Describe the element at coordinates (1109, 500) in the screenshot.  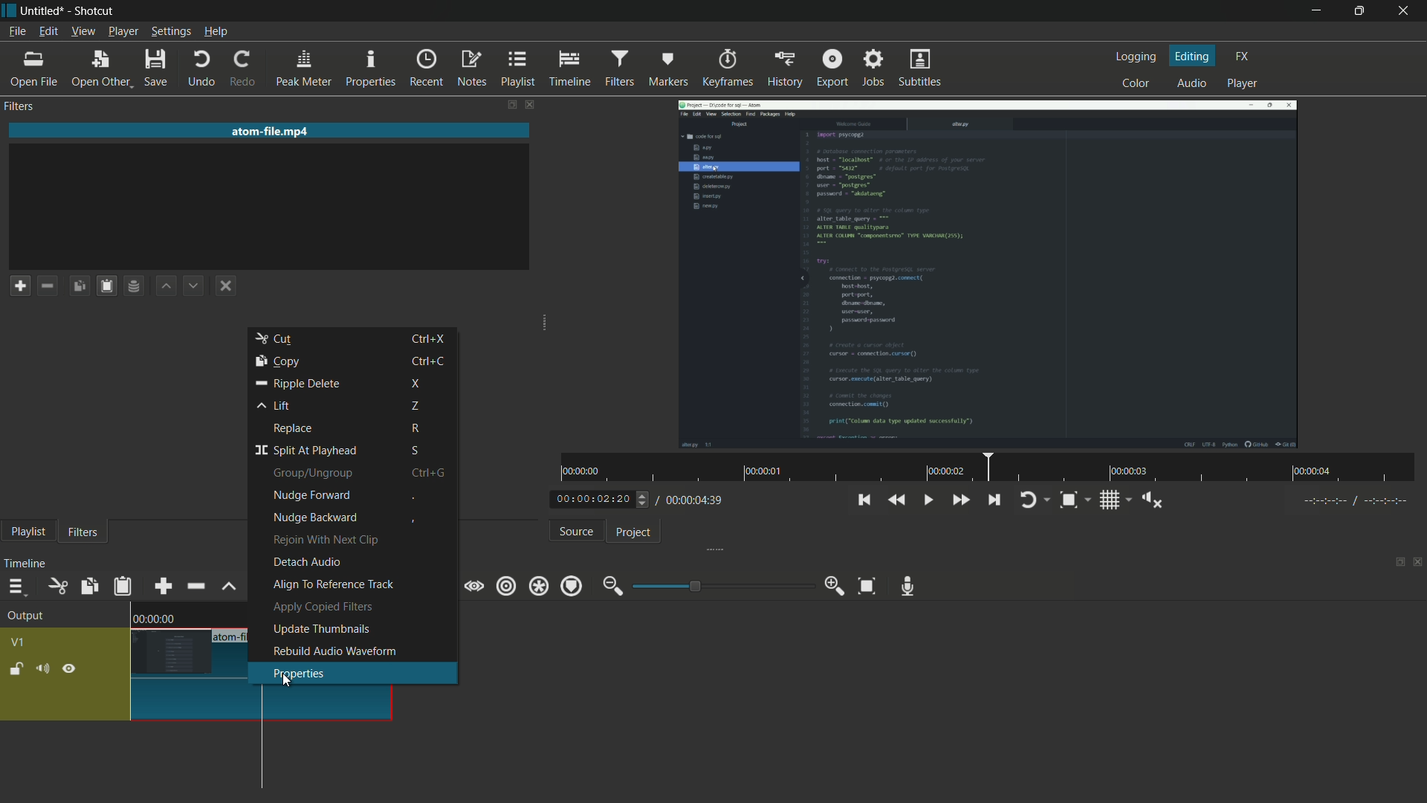
I see `toggle grid` at that location.